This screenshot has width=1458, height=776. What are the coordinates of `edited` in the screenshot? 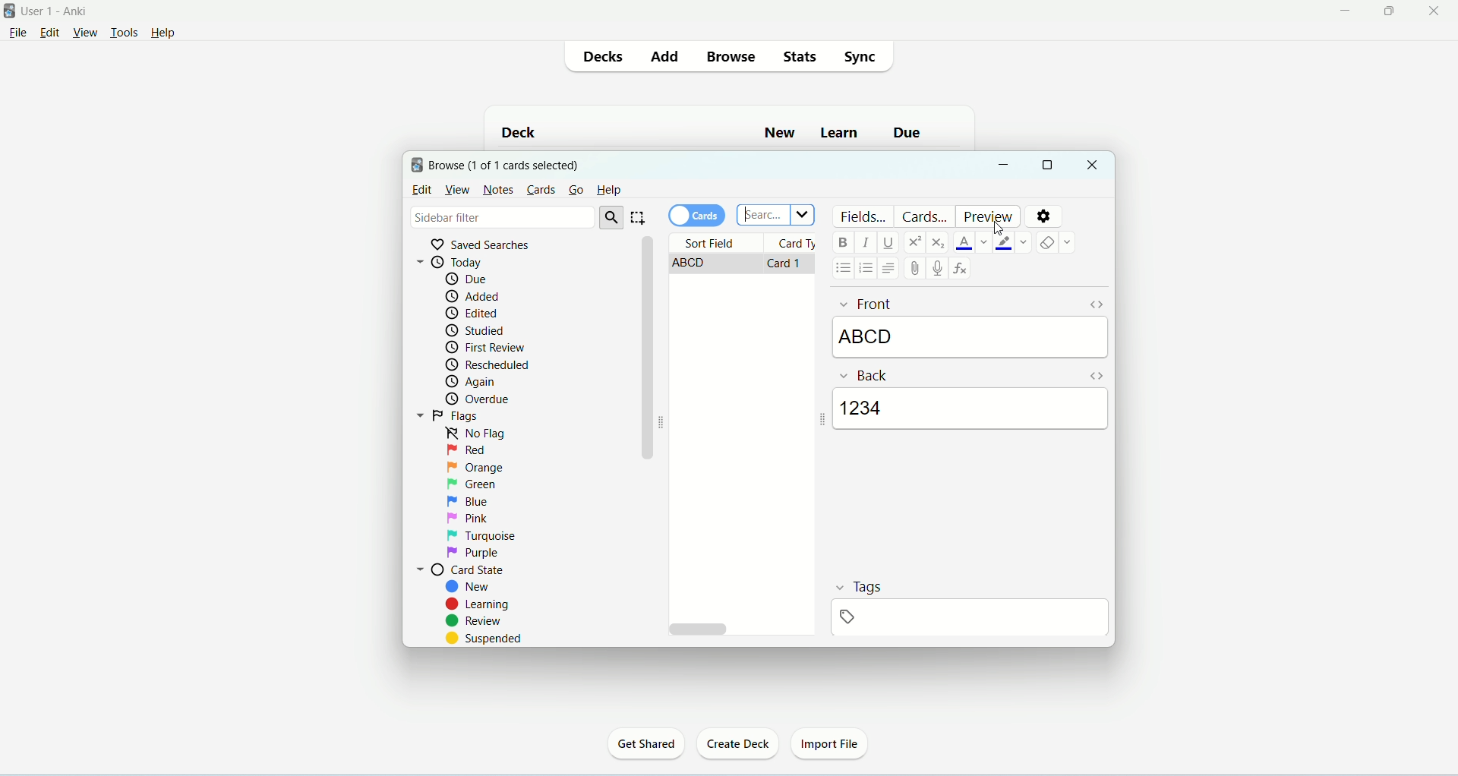 It's located at (473, 314).